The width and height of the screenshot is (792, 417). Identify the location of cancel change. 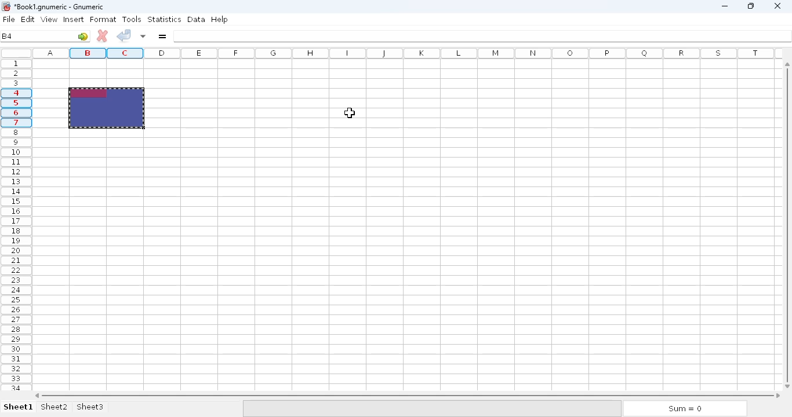
(102, 36).